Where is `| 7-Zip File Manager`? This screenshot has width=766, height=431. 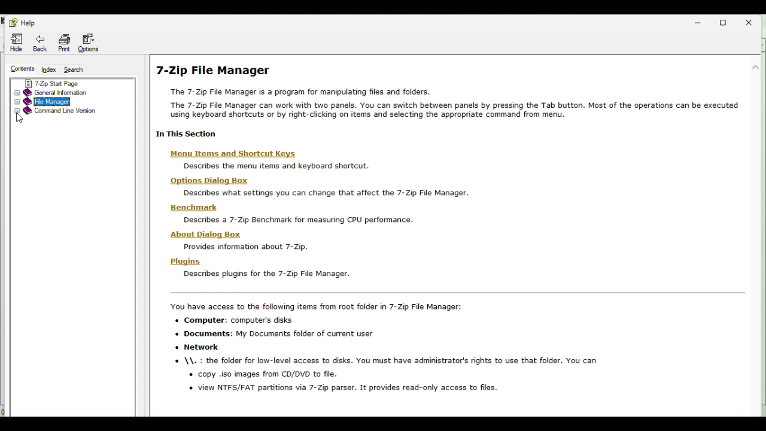
| 7-Zip File Manager is located at coordinates (230, 71).